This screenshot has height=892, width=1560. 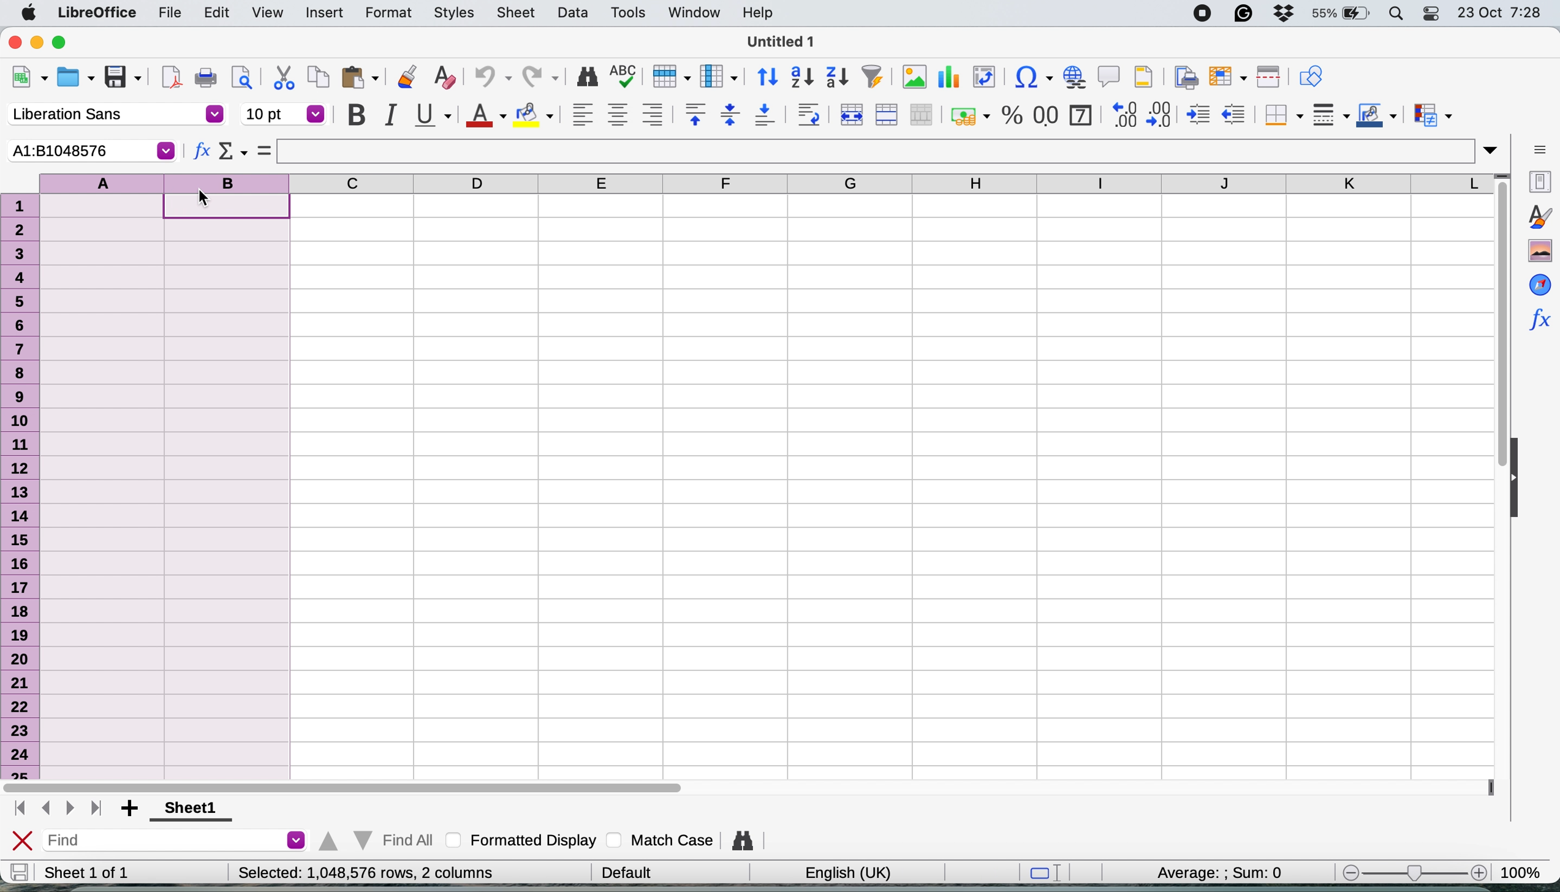 I want to click on select function, so click(x=232, y=152).